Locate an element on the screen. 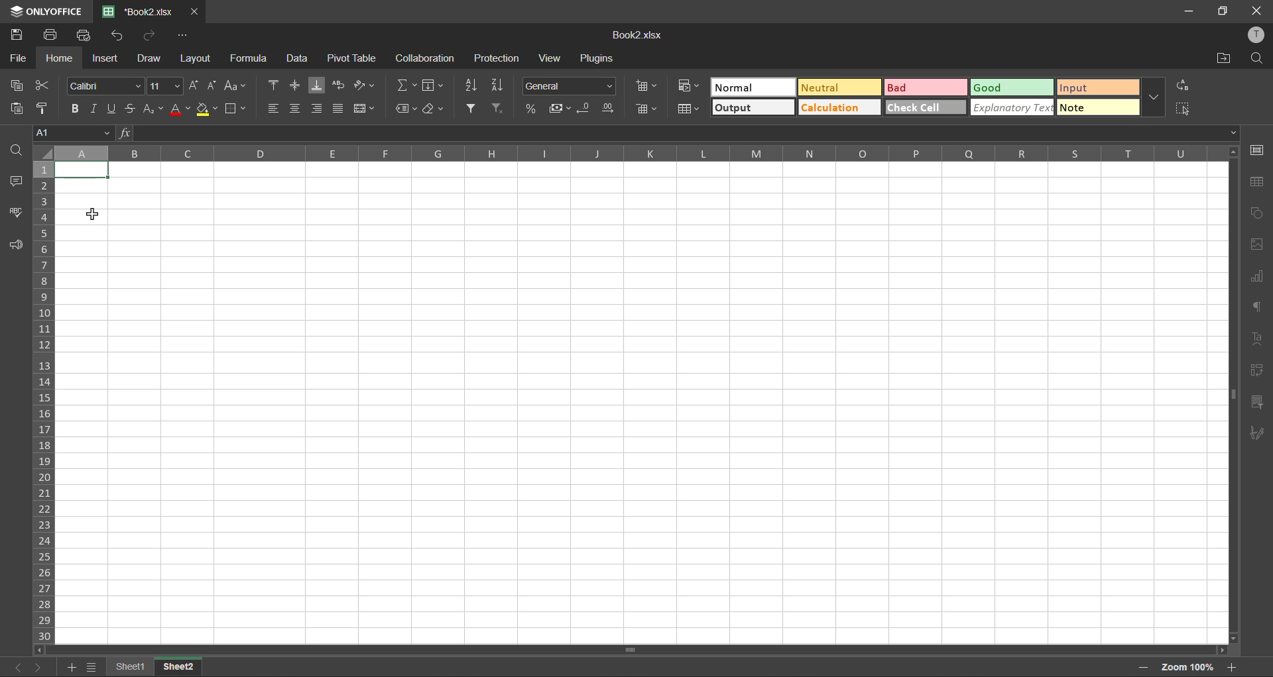 Image resolution: width=1273 pixels, height=677 pixels. book2.xlsx is located at coordinates (636, 36).